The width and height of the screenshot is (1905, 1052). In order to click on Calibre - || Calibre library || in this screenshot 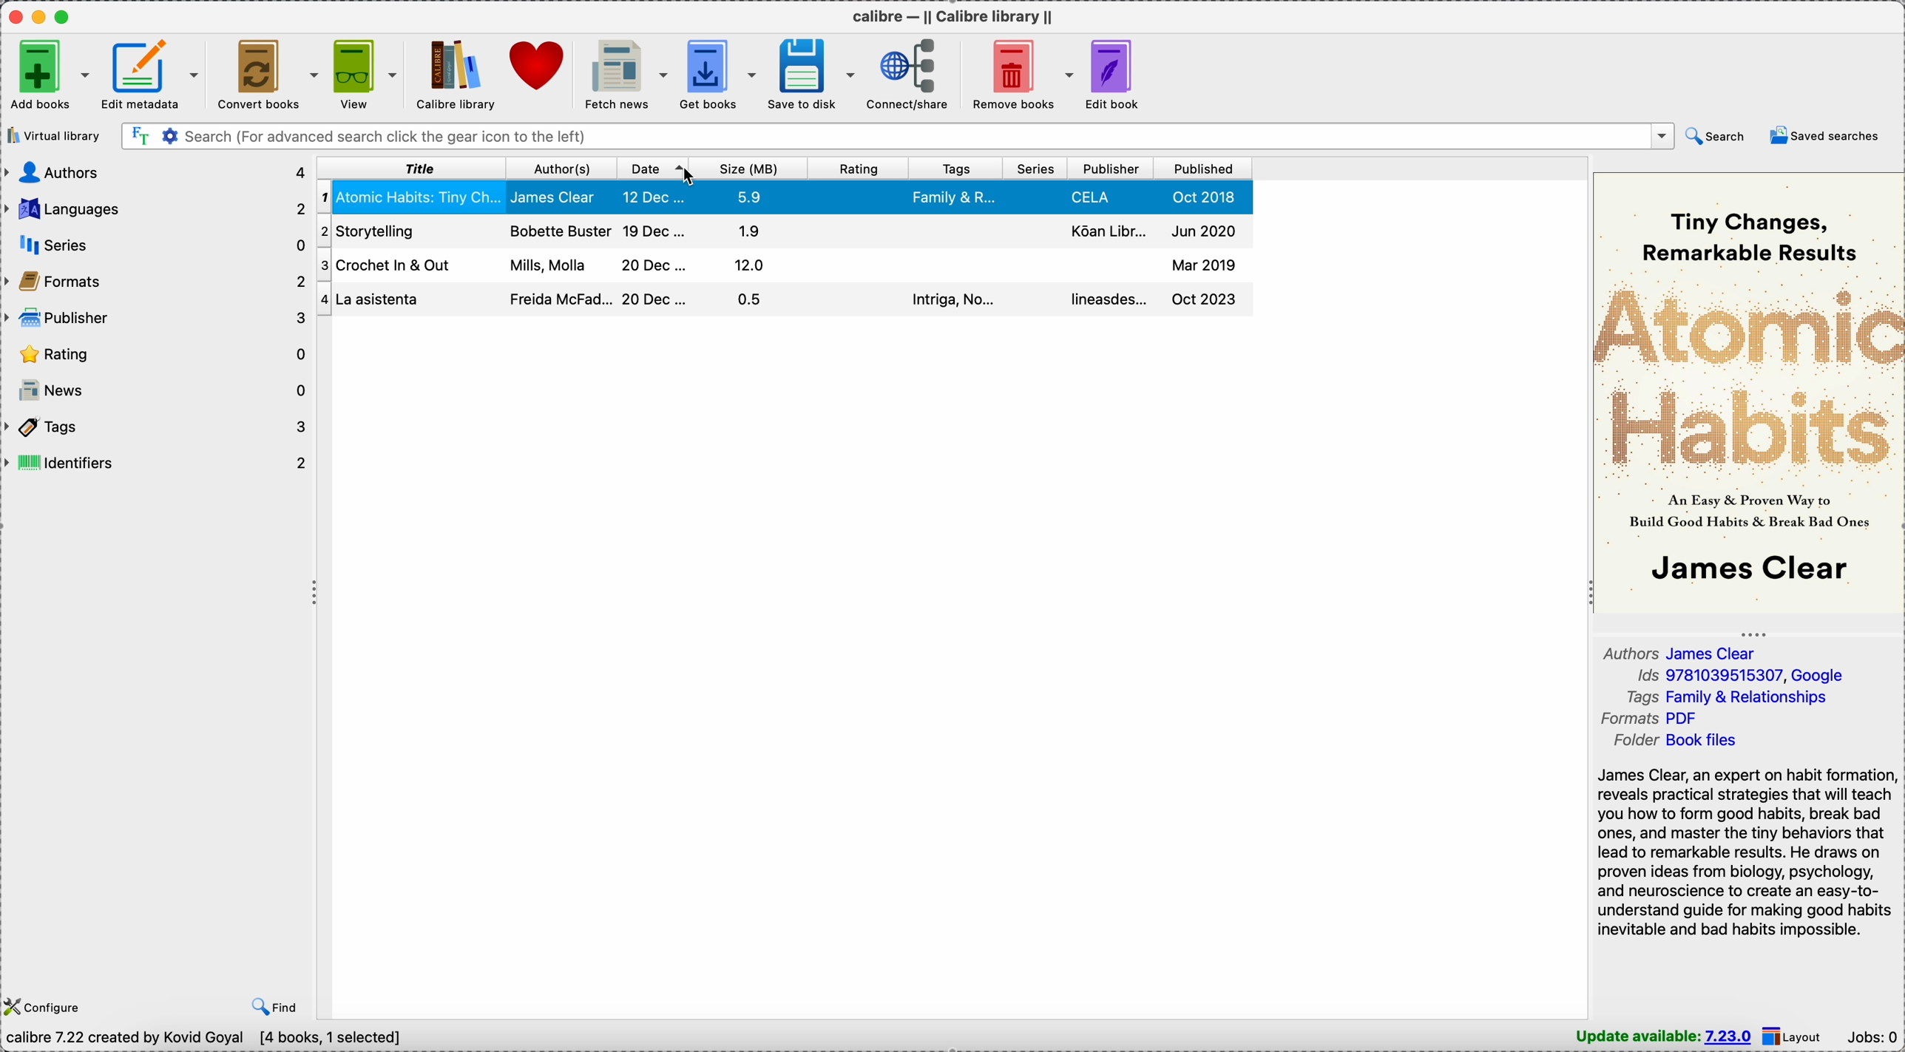, I will do `click(952, 16)`.